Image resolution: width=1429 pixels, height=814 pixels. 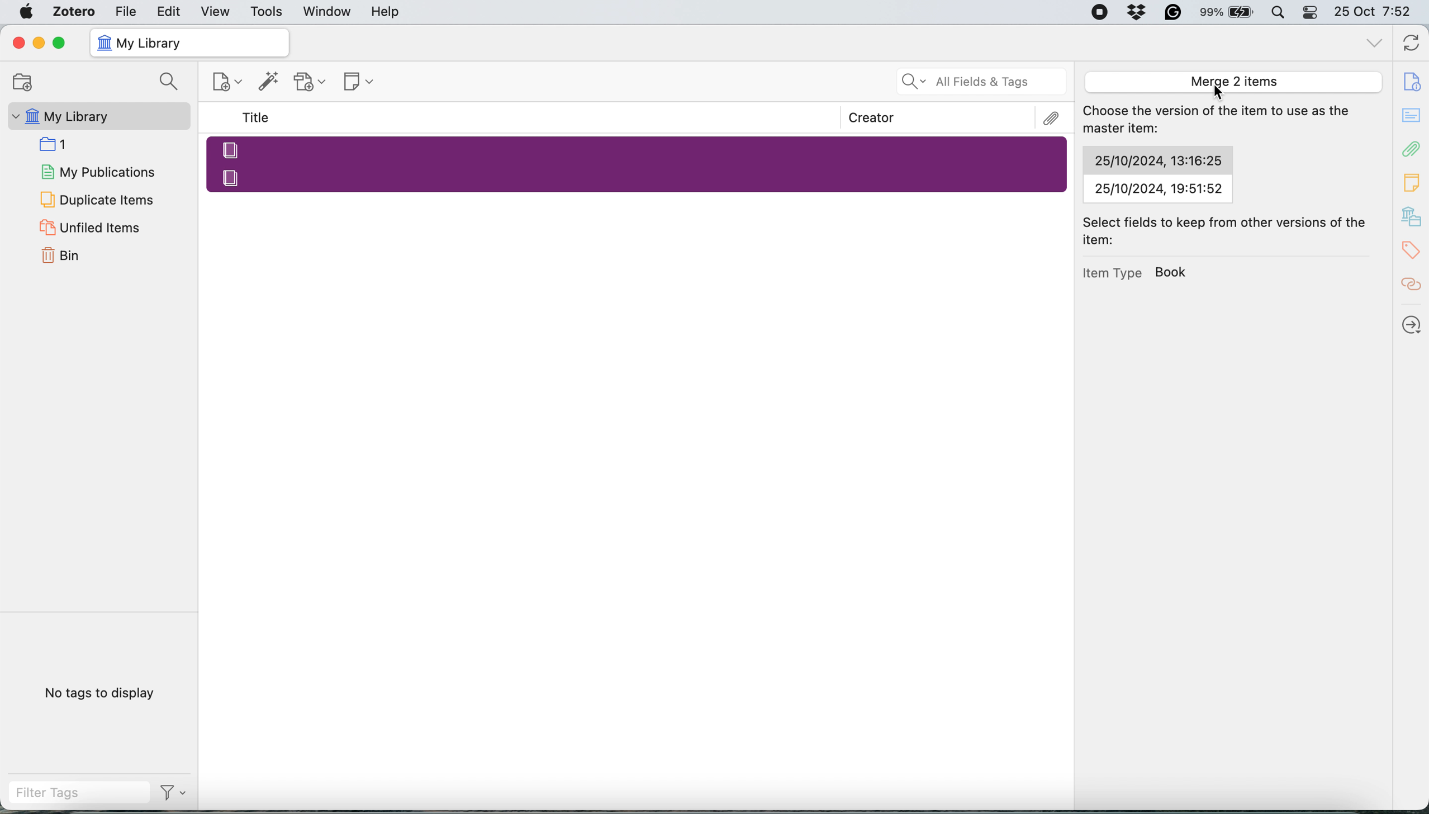 What do you see at coordinates (59, 44) in the screenshot?
I see `Maximize` at bounding box center [59, 44].